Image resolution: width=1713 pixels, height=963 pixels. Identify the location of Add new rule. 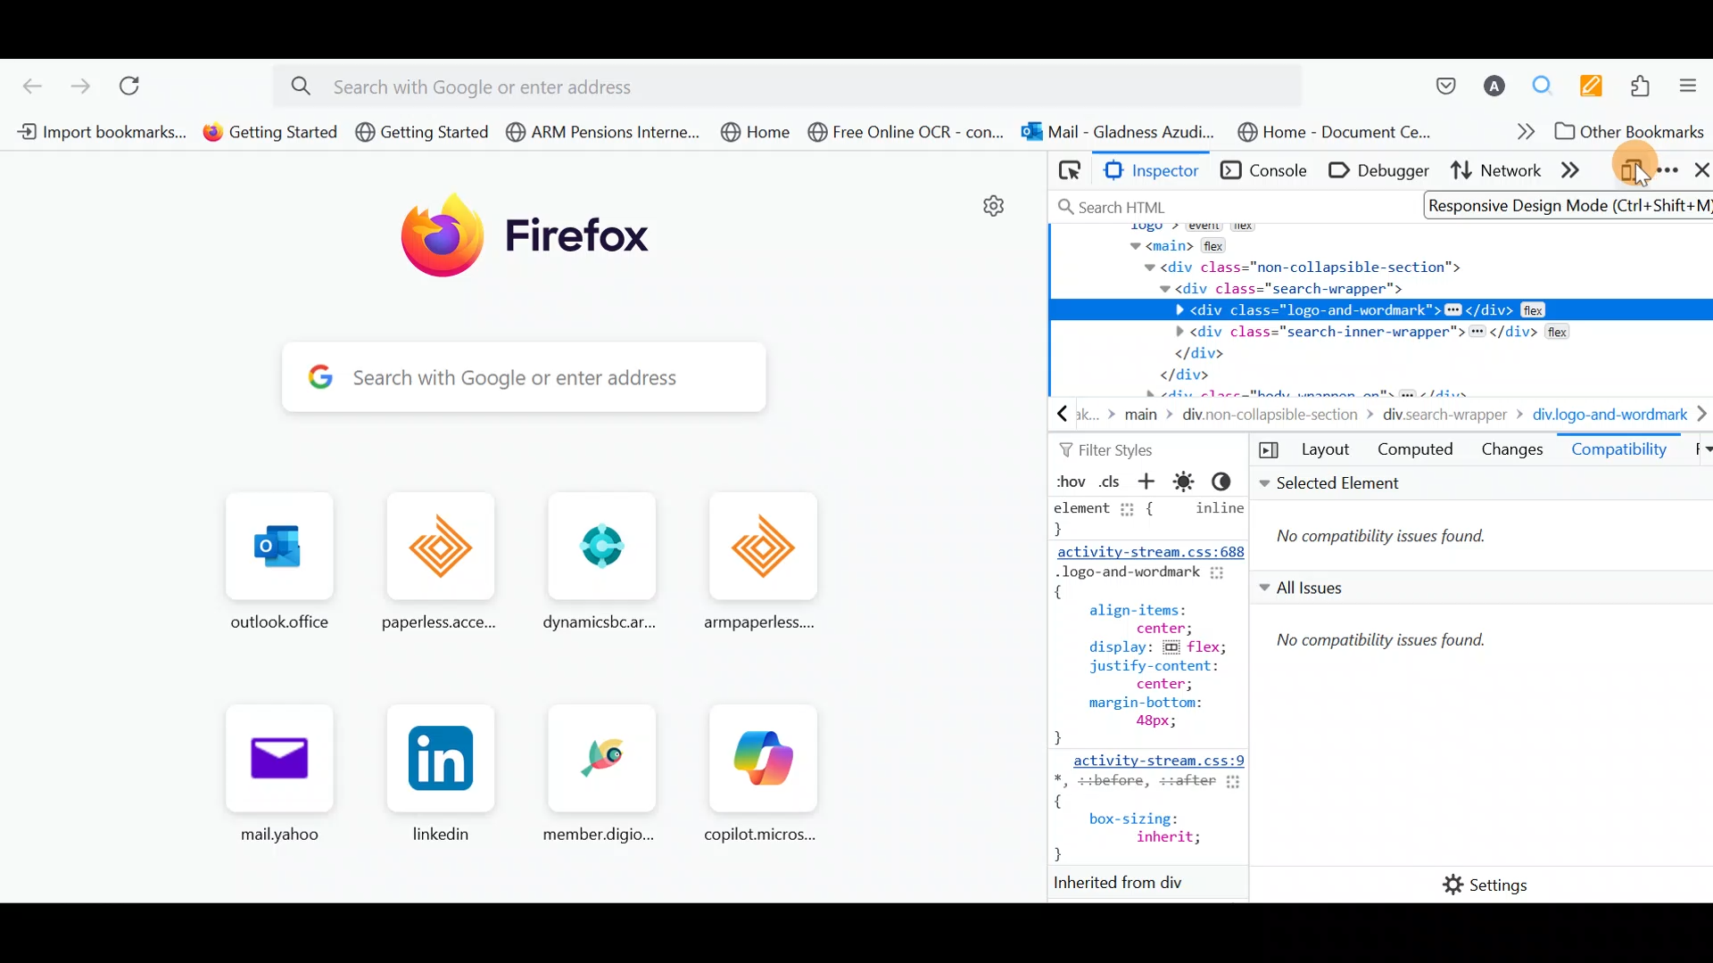
(1153, 483).